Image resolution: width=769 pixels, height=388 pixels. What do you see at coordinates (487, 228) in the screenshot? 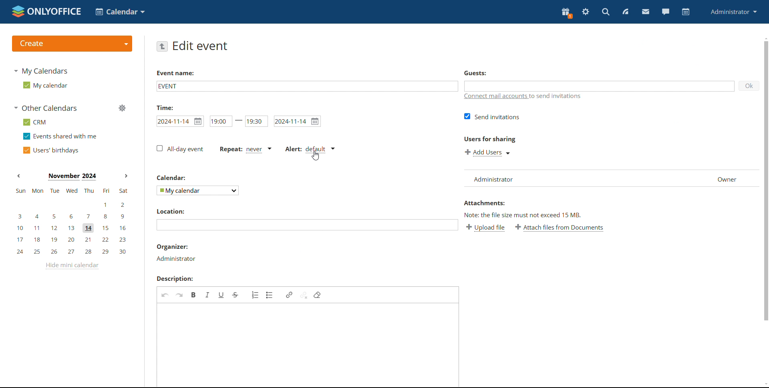
I see `upload file` at bounding box center [487, 228].